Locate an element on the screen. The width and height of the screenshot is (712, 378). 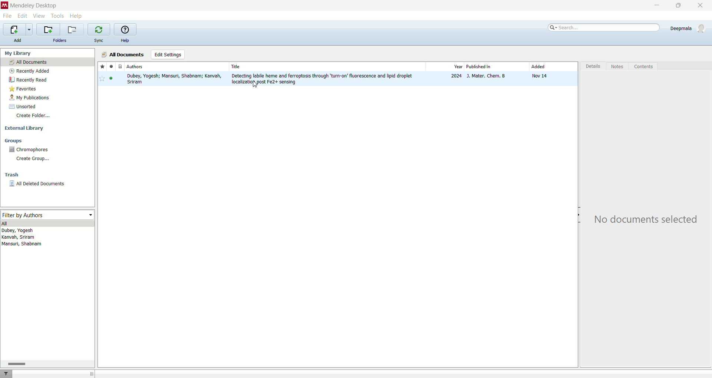
groups is located at coordinates (14, 140).